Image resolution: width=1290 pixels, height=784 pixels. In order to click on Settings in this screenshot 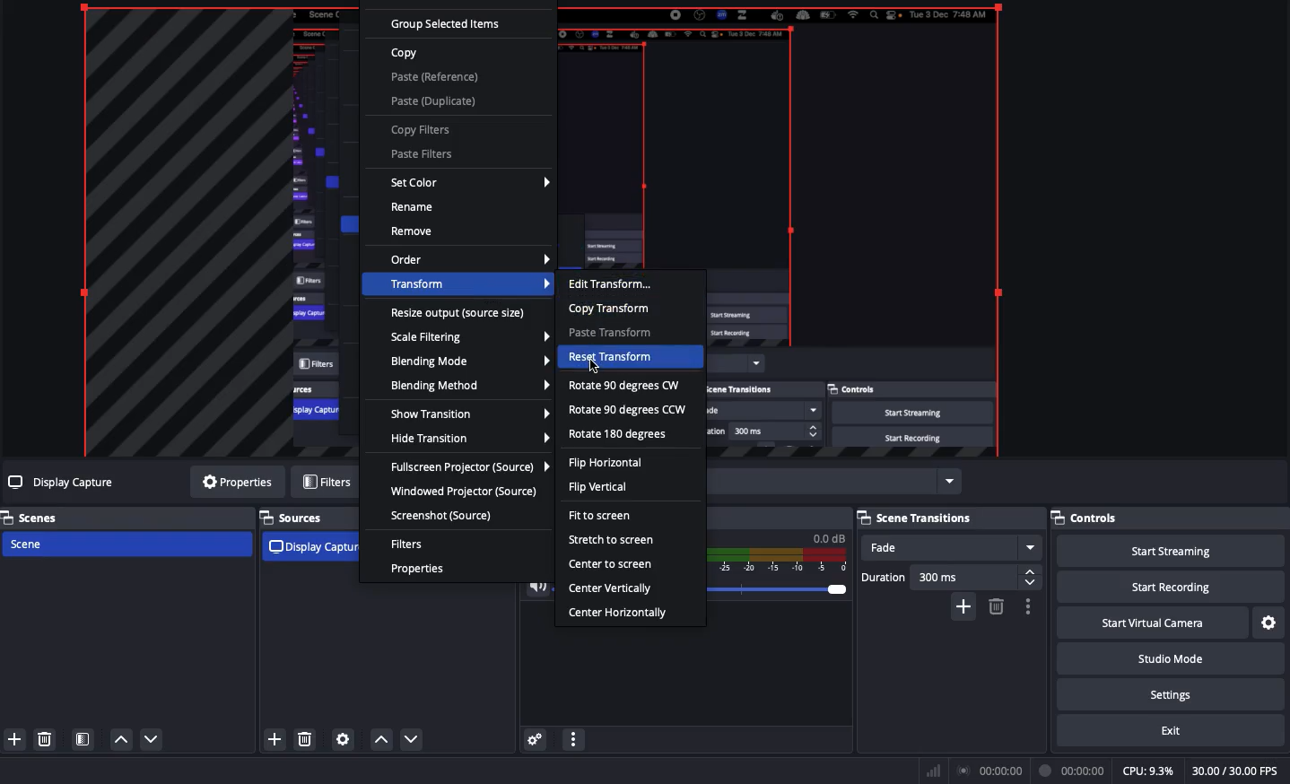, I will do `click(345, 740)`.